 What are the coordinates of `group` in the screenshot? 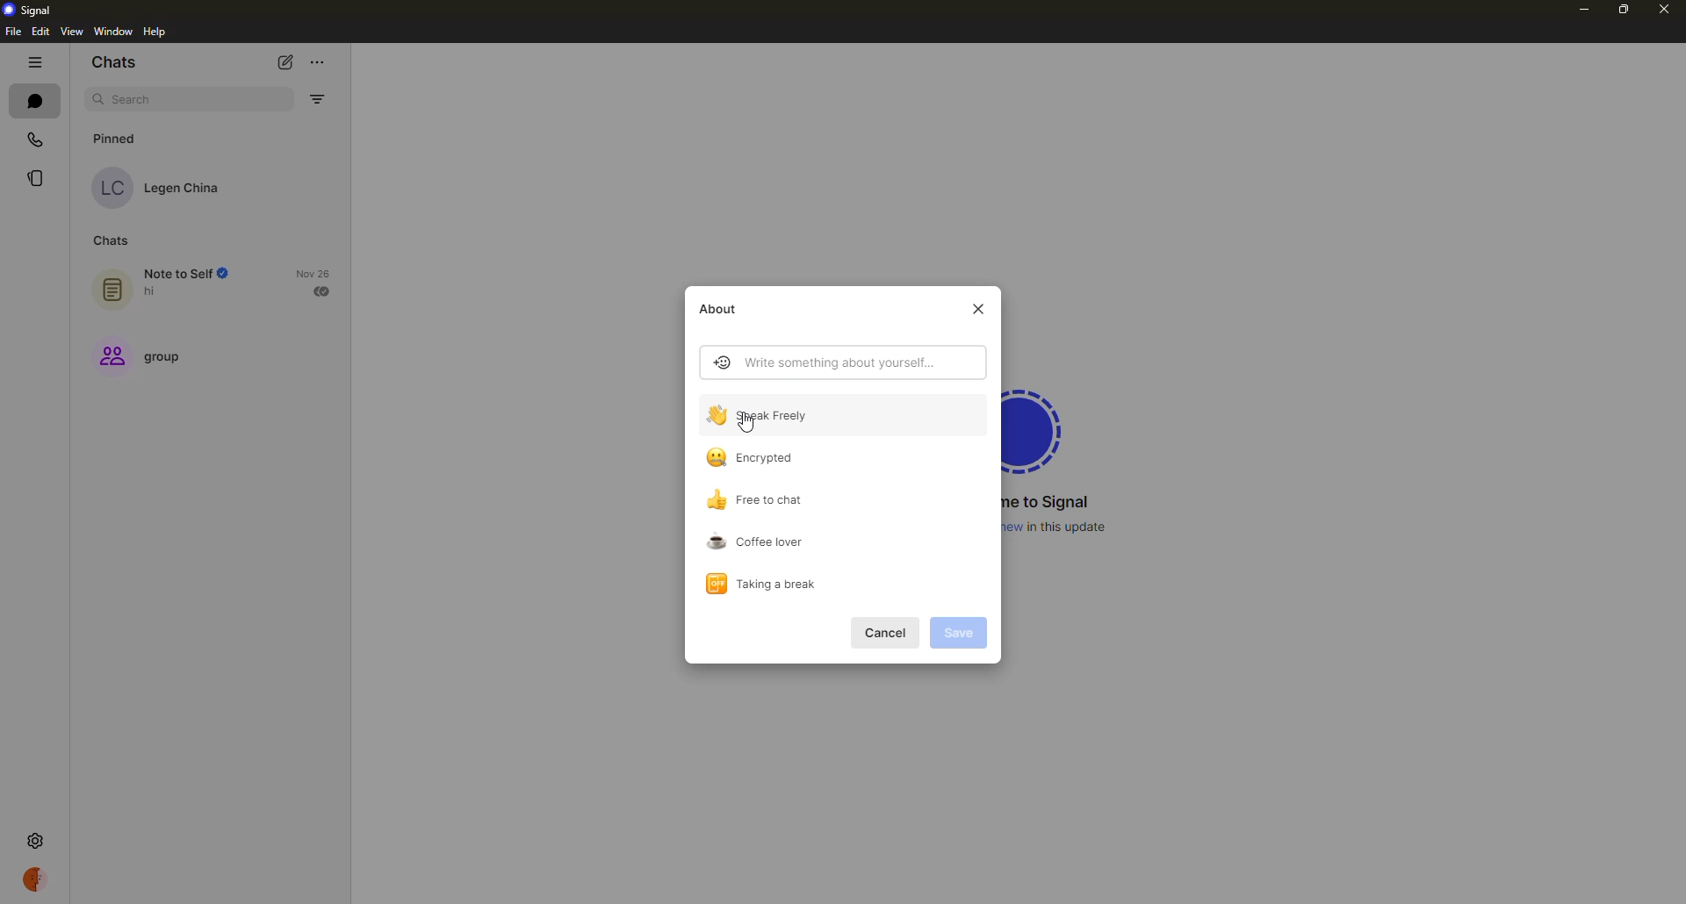 It's located at (145, 359).